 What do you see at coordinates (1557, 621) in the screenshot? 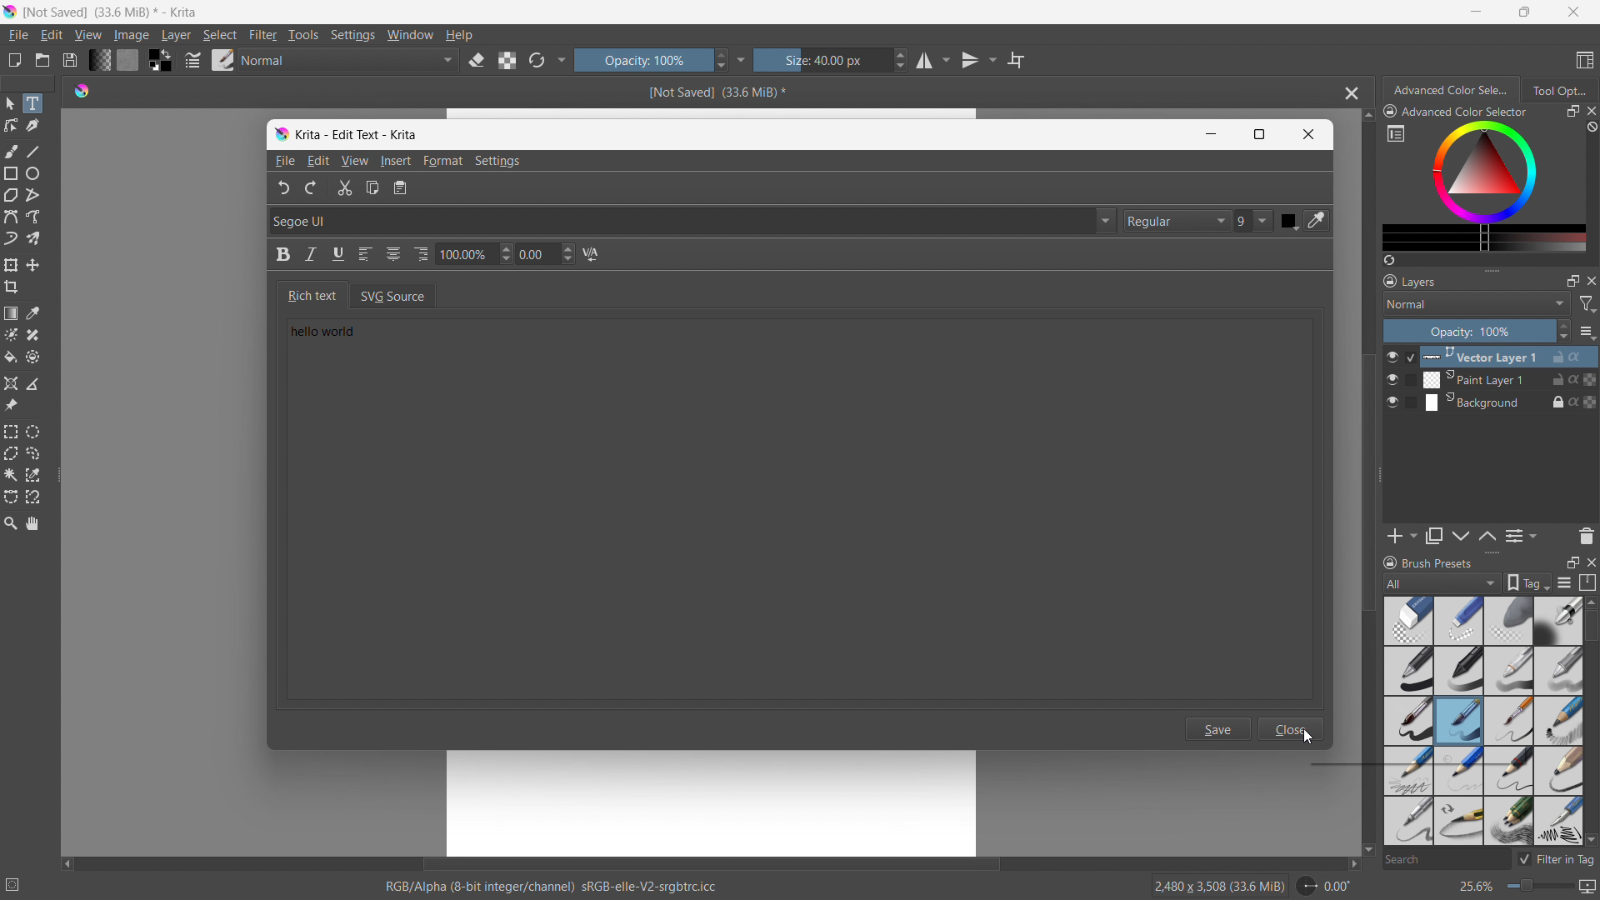
I see `Bold pen` at bounding box center [1557, 621].